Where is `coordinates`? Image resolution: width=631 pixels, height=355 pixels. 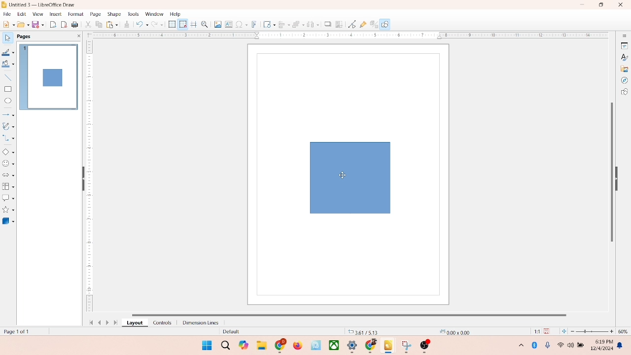 coordinates is located at coordinates (363, 331).